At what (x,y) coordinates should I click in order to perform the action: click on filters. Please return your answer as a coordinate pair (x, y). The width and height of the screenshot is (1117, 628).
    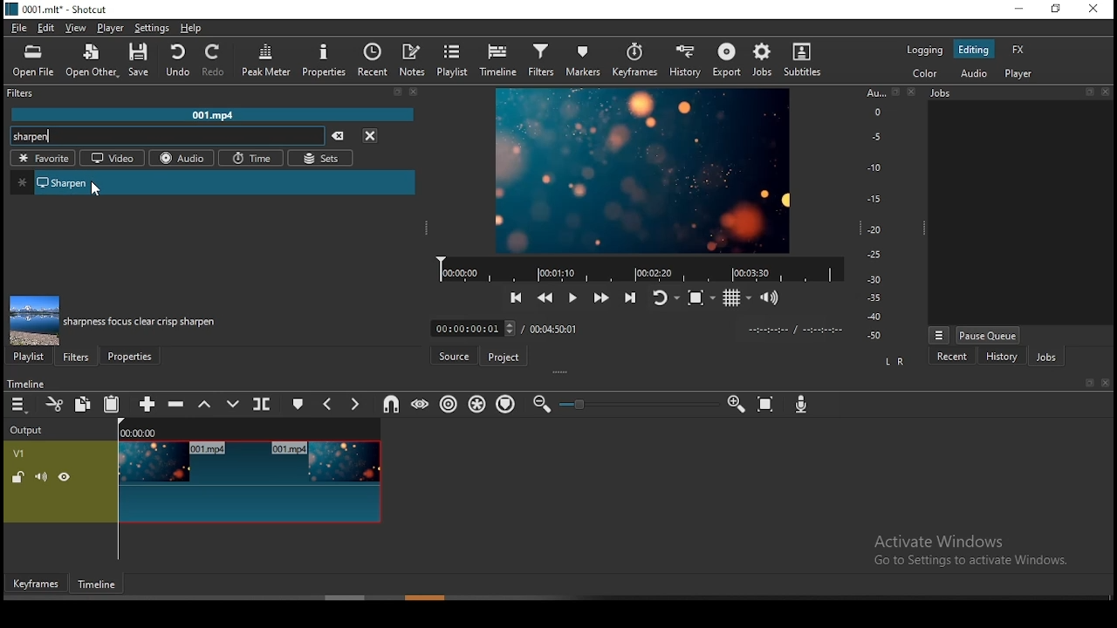
    Looking at the image, I should click on (542, 60).